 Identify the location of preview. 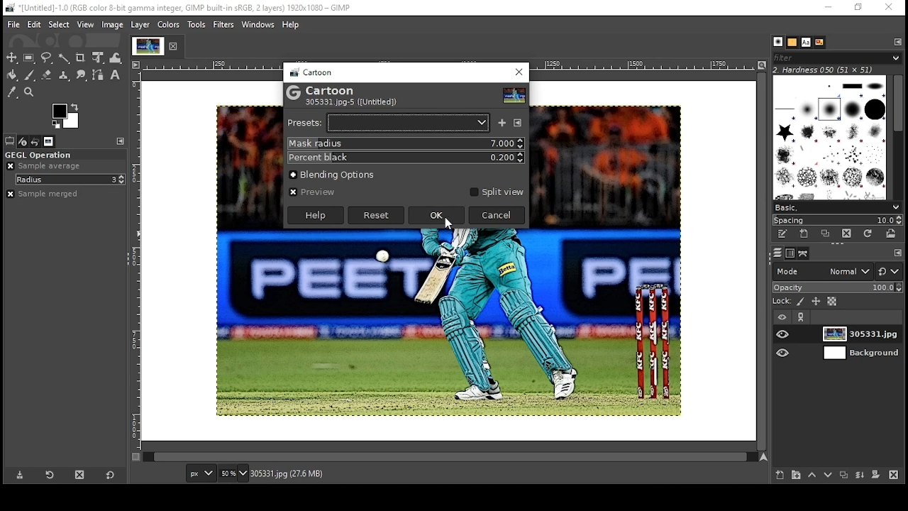
(311, 192).